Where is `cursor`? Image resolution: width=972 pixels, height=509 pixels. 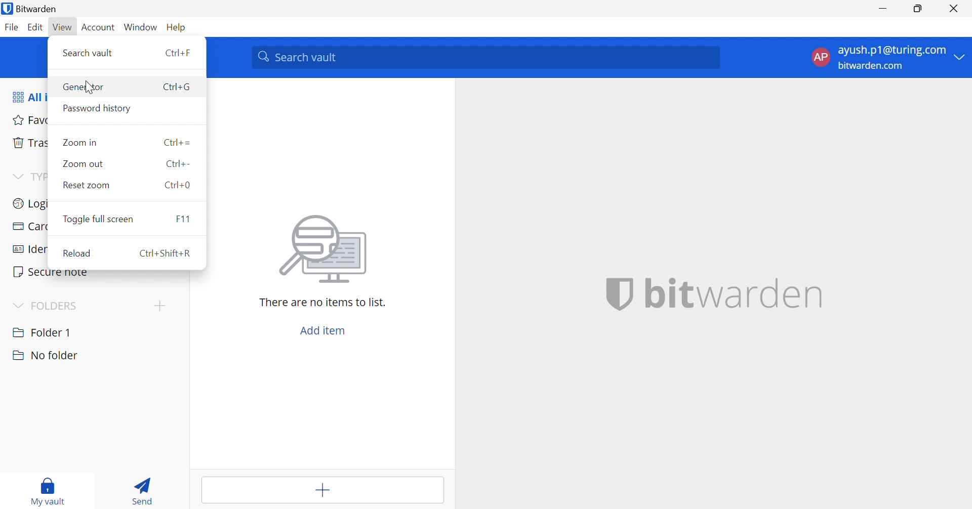 cursor is located at coordinates (90, 88).